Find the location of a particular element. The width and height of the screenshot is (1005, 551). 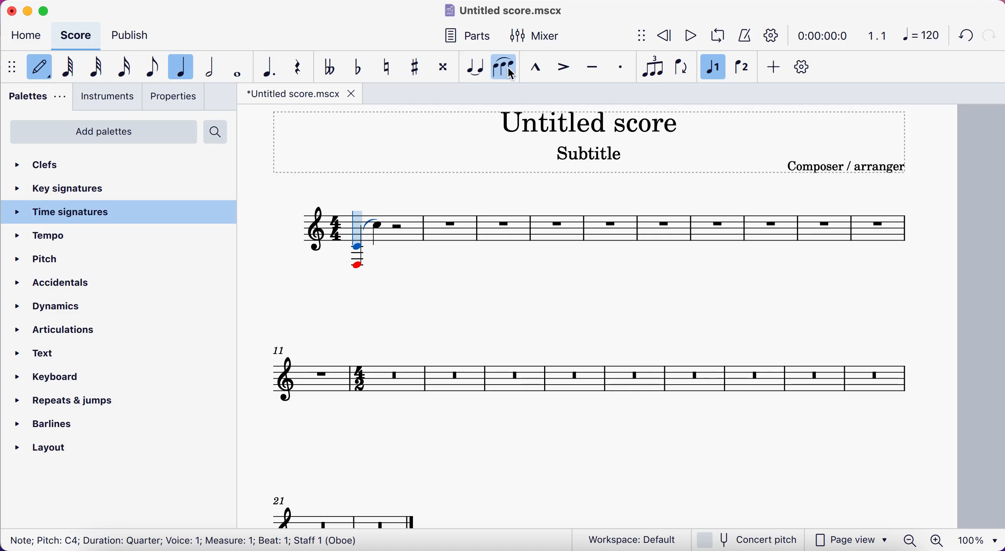

cursor is located at coordinates (359, 231).